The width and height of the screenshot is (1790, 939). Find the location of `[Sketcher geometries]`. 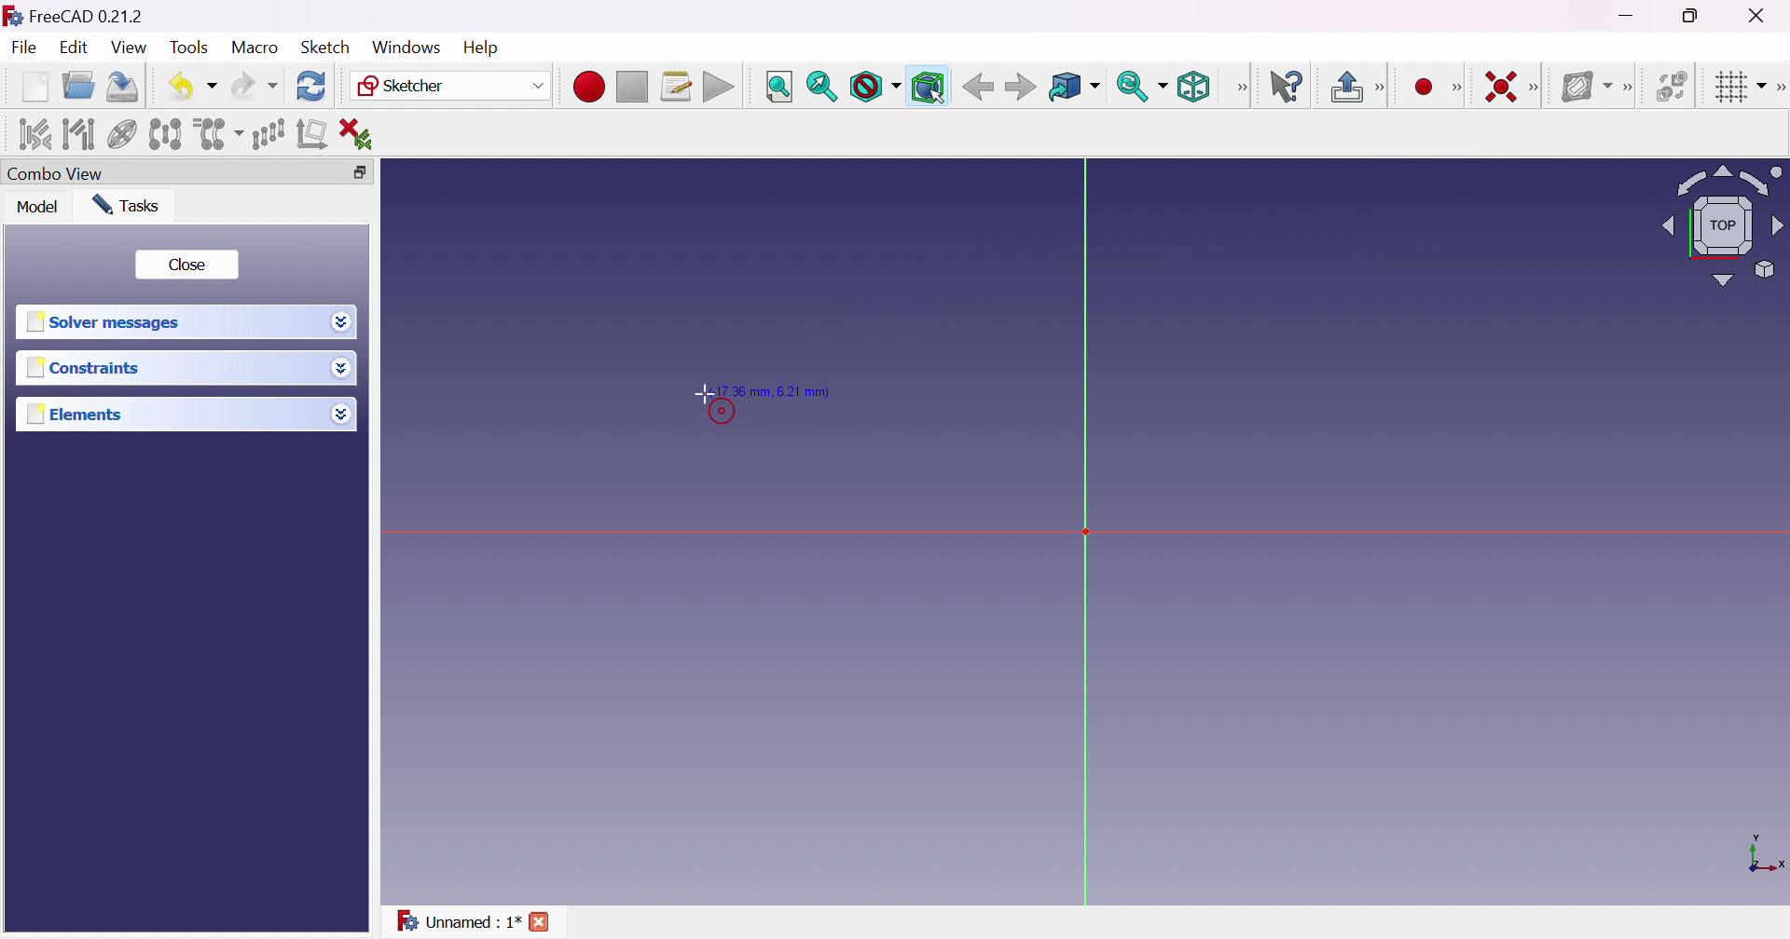

[Sketcher geometries] is located at coordinates (1462, 88).